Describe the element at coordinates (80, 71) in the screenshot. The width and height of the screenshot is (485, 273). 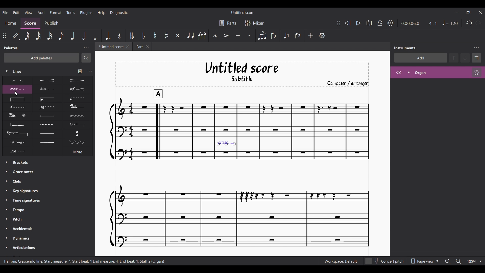
I see `Delete input` at that location.